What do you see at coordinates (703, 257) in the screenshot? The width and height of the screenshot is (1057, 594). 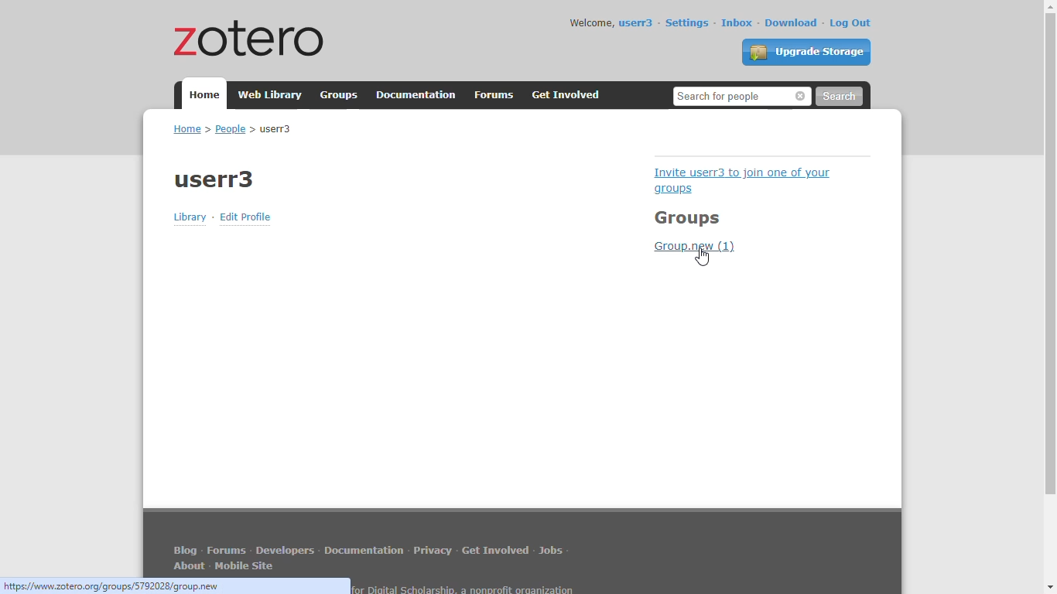 I see `cursor` at bounding box center [703, 257].